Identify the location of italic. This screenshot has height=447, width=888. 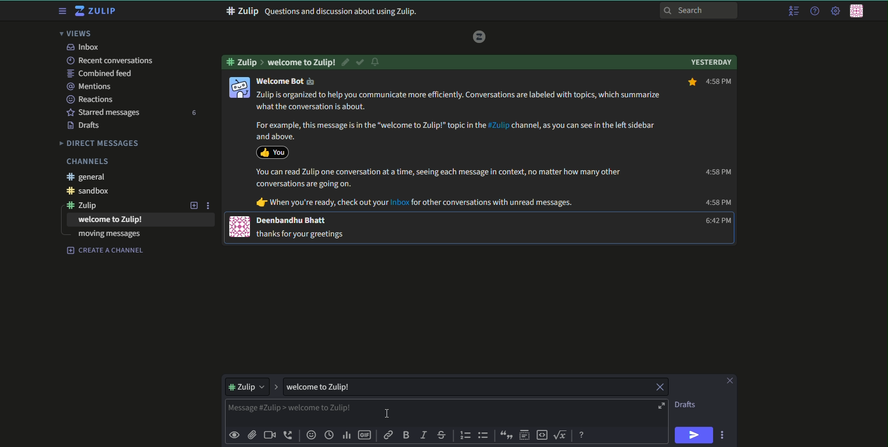
(423, 436).